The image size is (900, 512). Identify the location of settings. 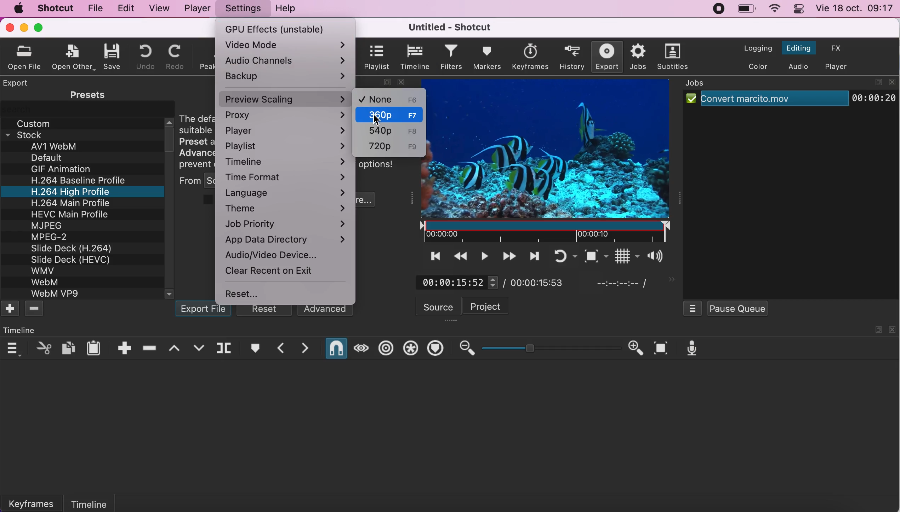
(241, 9).